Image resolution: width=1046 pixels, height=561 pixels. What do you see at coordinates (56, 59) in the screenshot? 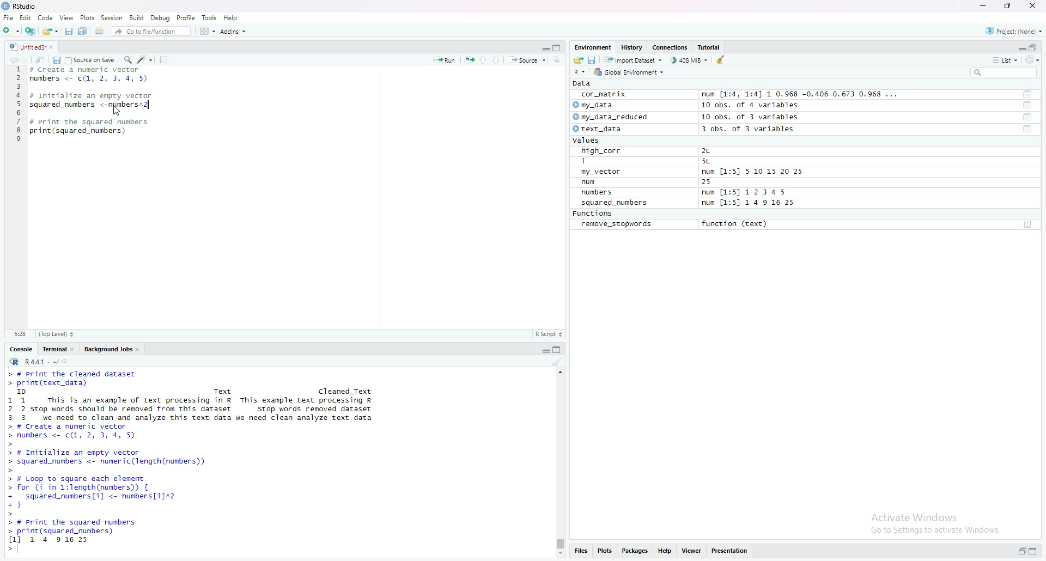
I see `save` at bounding box center [56, 59].